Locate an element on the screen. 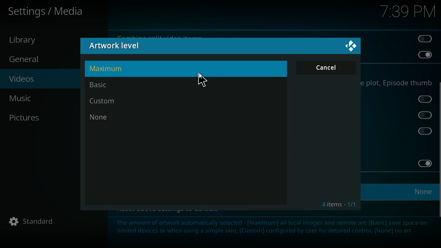  pictures is located at coordinates (37, 117).